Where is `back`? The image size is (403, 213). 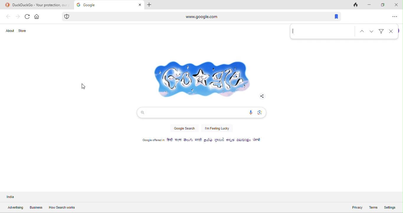
back is located at coordinates (8, 17).